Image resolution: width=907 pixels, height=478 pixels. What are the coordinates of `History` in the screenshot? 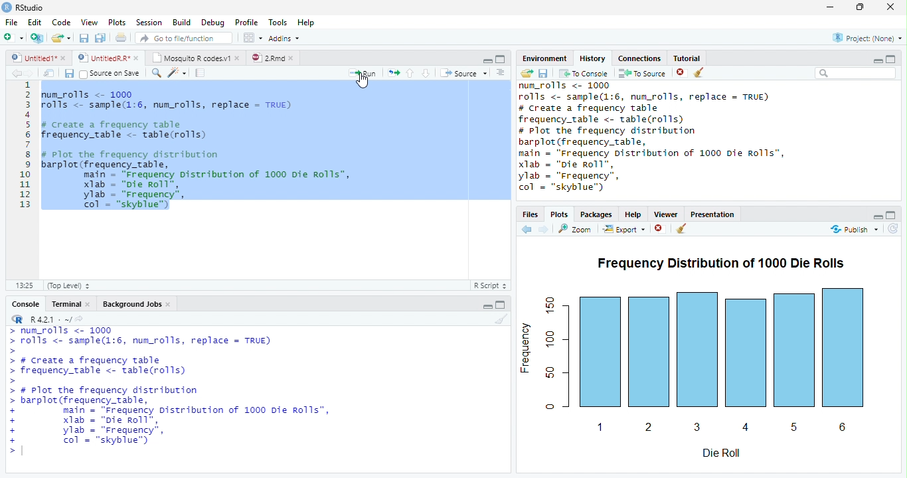 It's located at (593, 57).